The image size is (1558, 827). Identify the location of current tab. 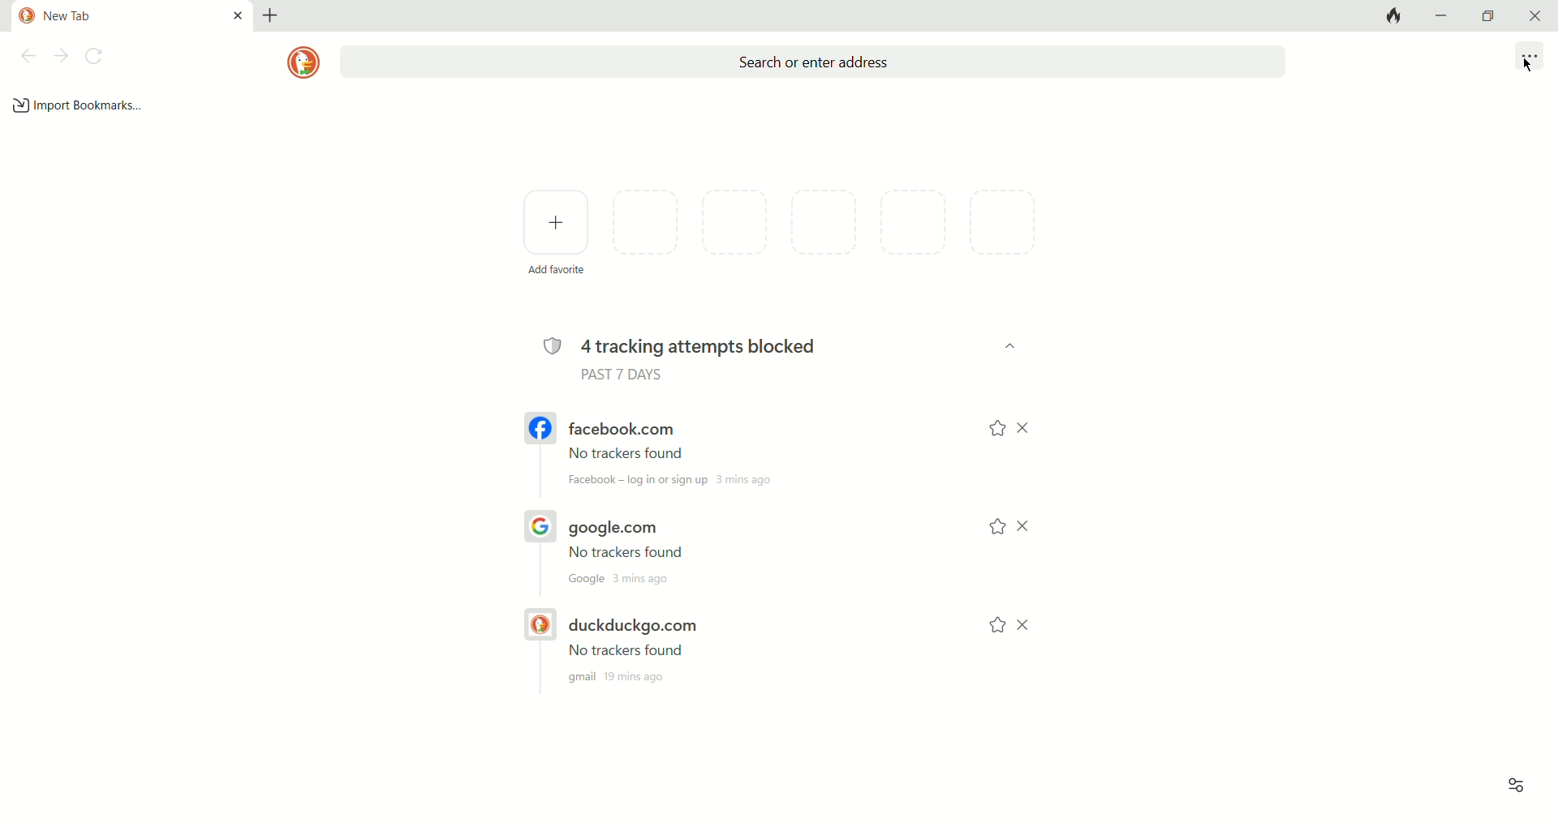
(128, 16).